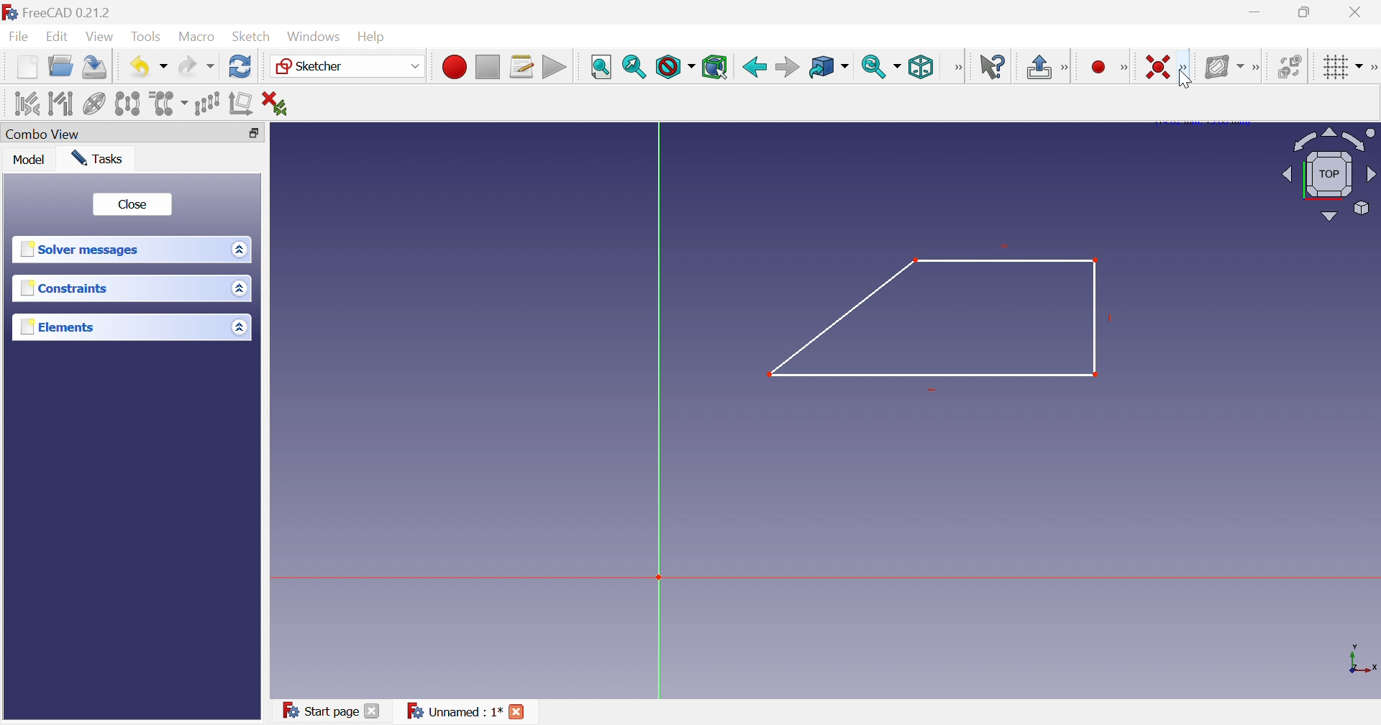  I want to click on Elements, so click(55, 327).